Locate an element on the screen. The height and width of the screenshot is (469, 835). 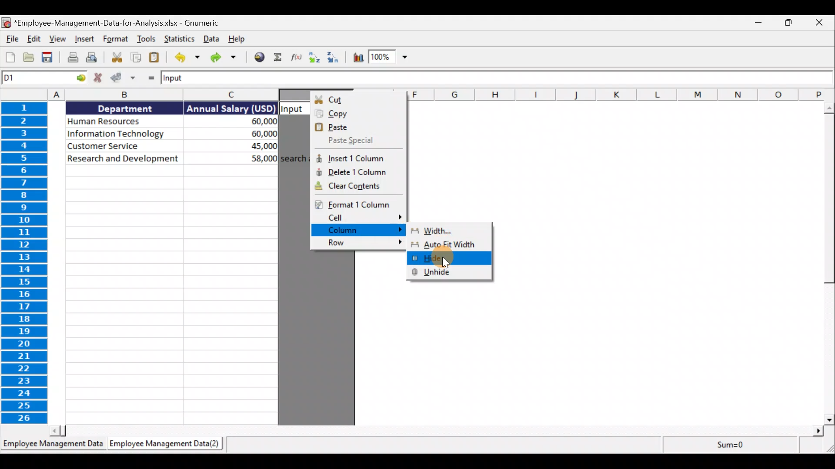
Insert 1 column is located at coordinates (356, 158).